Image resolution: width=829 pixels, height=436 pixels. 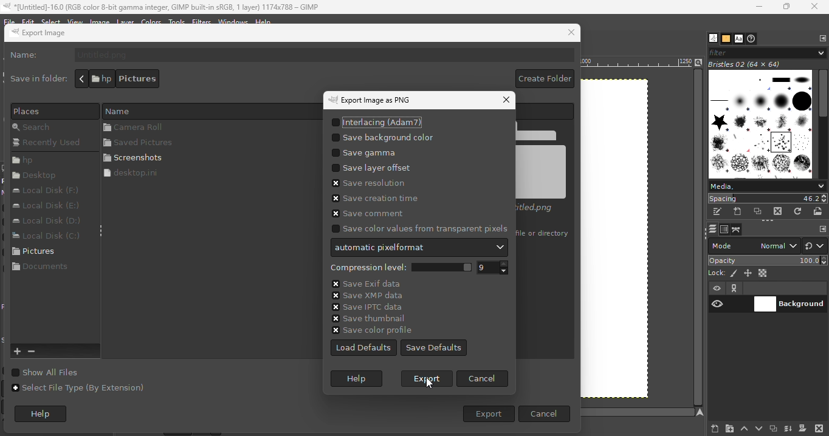 What do you see at coordinates (364, 347) in the screenshot?
I see `Load defaults` at bounding box center [364, 347].